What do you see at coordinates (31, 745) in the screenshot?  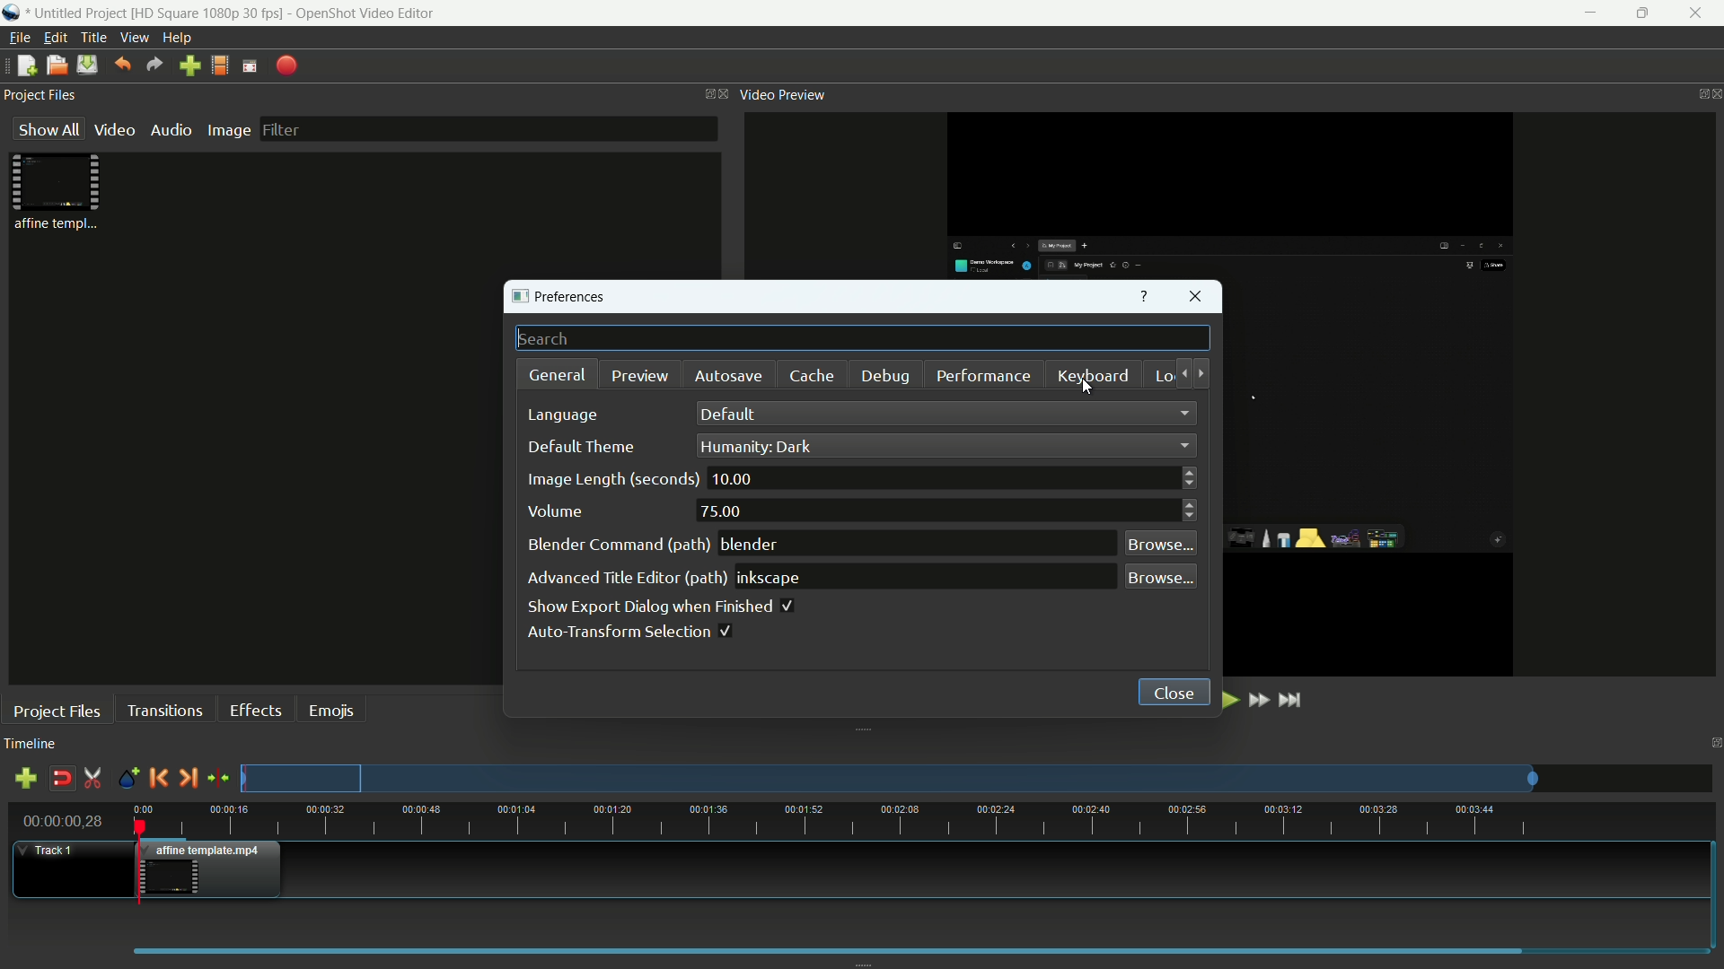 I see `timeline` at bounding box center [31, 745].